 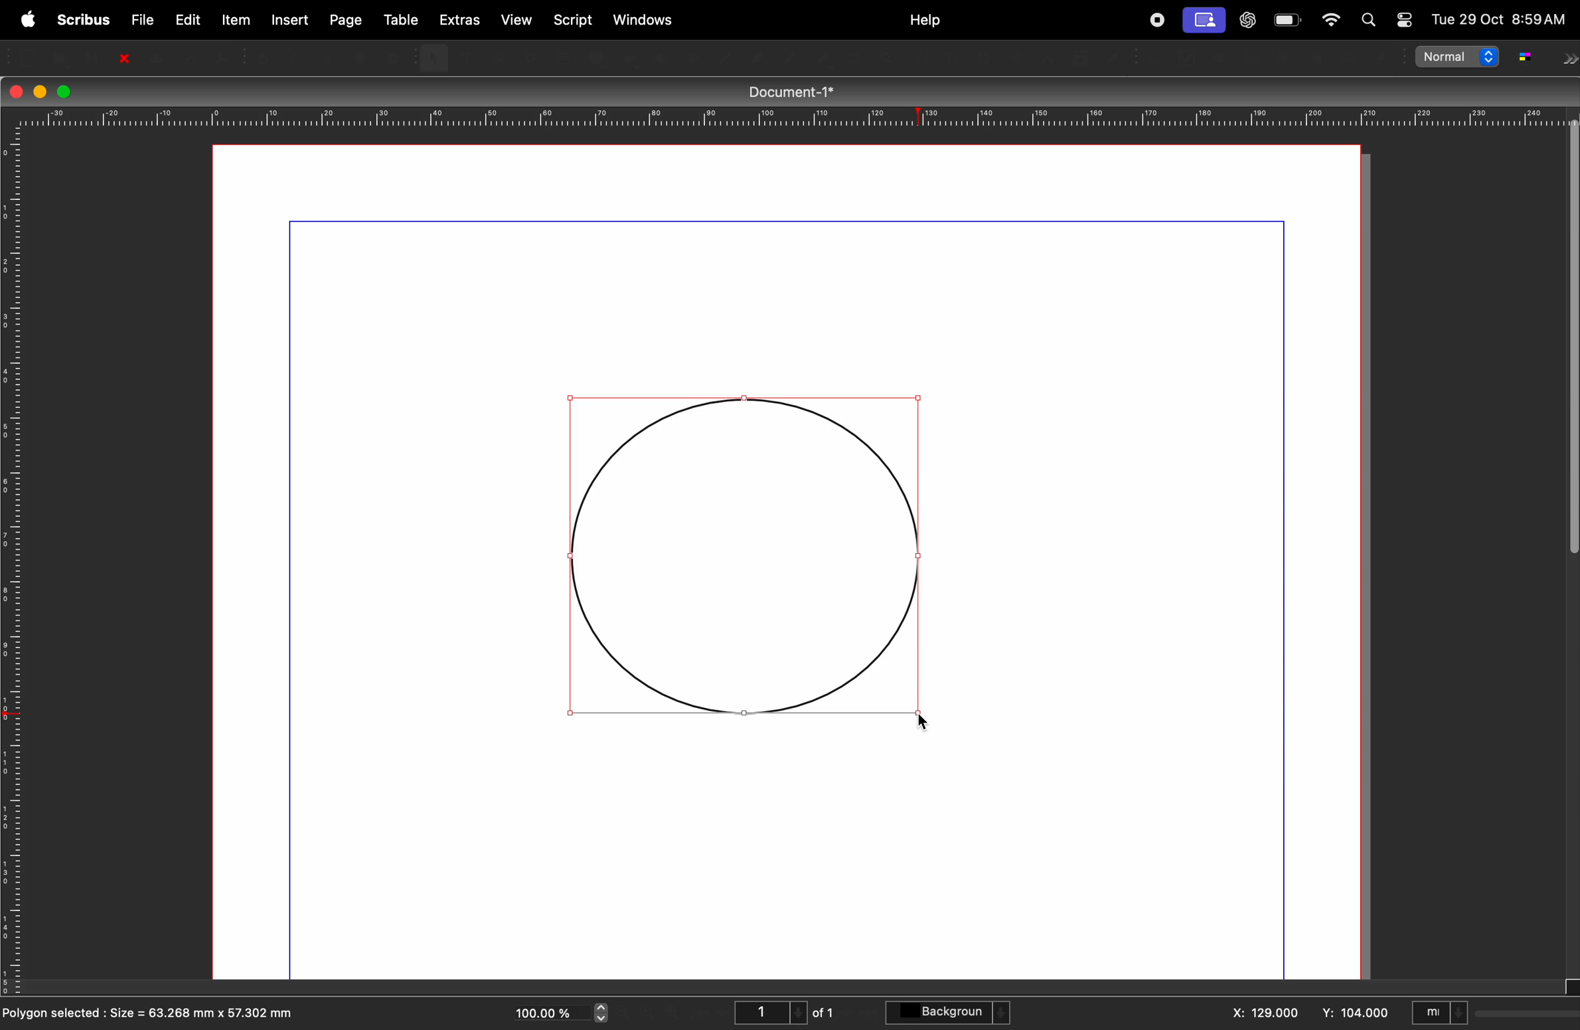 What do you see at coordinates (1380, 58) in the screenshot?
I see `Link annotation` at bounding box center [1380, 58].